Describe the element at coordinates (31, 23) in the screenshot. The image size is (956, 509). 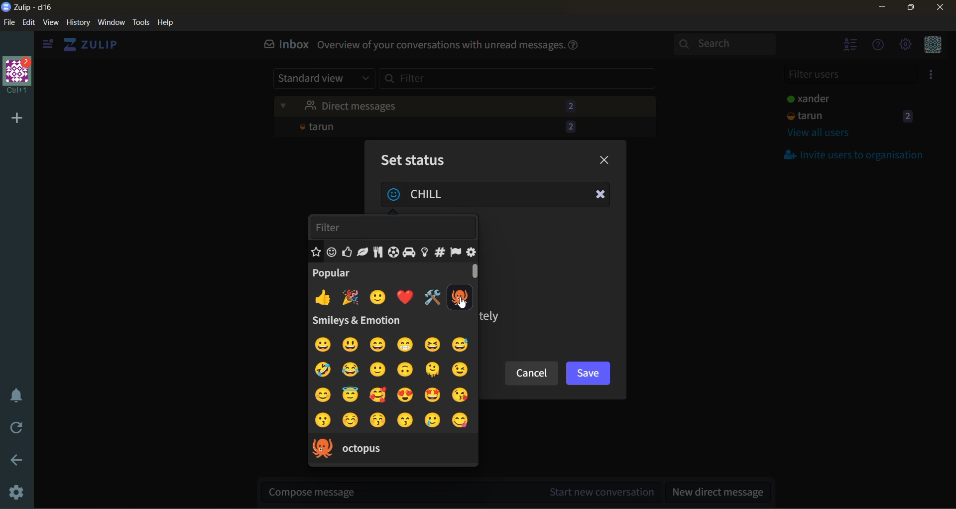
I see `edit` at that location.